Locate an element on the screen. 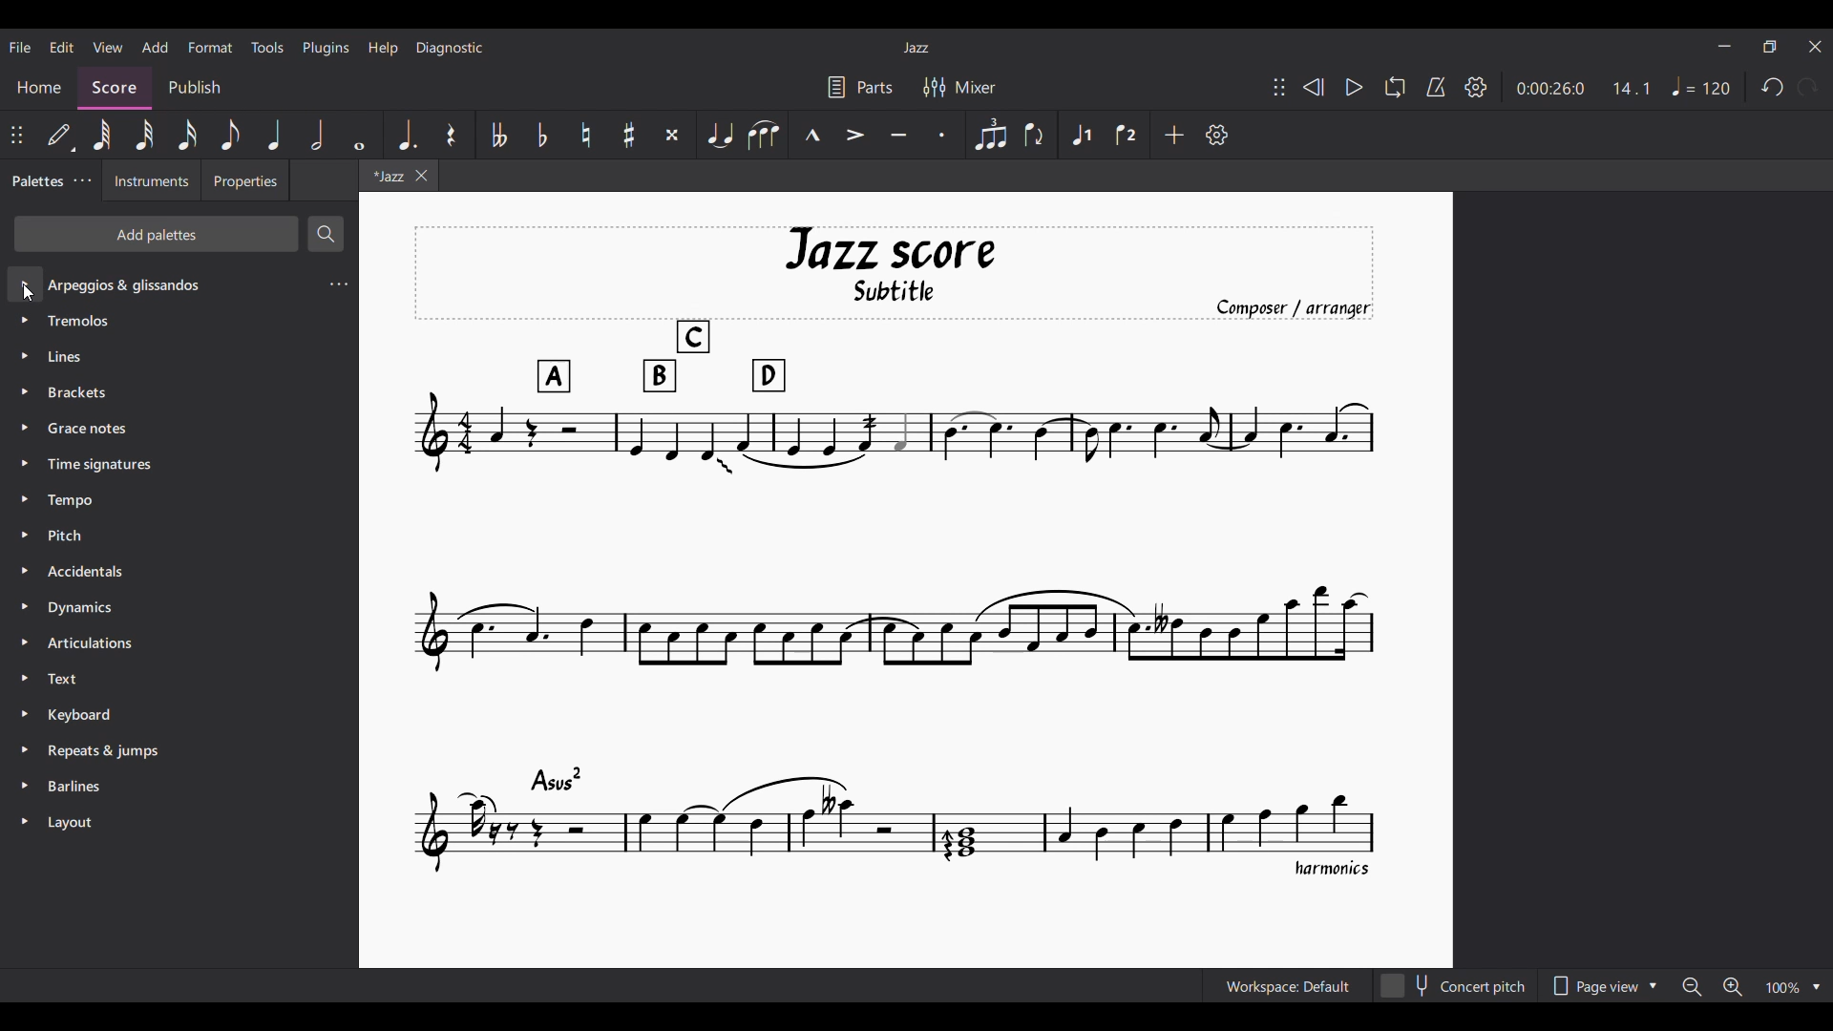 This screenshot has width=1833, height=1031. Text is located at coordinates (63, 679).